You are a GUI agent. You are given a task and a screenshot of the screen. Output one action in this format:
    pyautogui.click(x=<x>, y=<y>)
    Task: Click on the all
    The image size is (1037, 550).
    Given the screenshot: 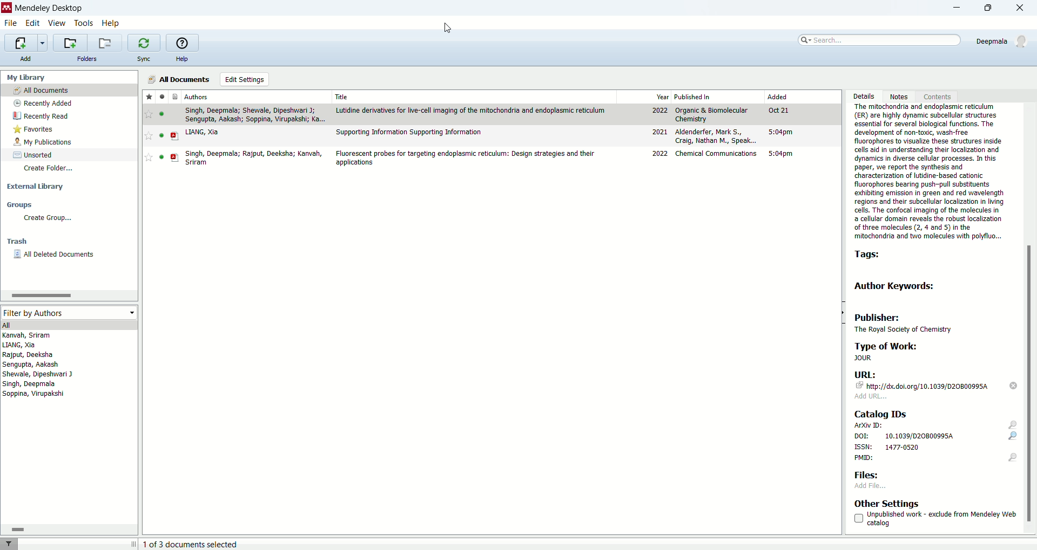 What is the action you would take?
    pyautogui.click(x=68, y=325)
    